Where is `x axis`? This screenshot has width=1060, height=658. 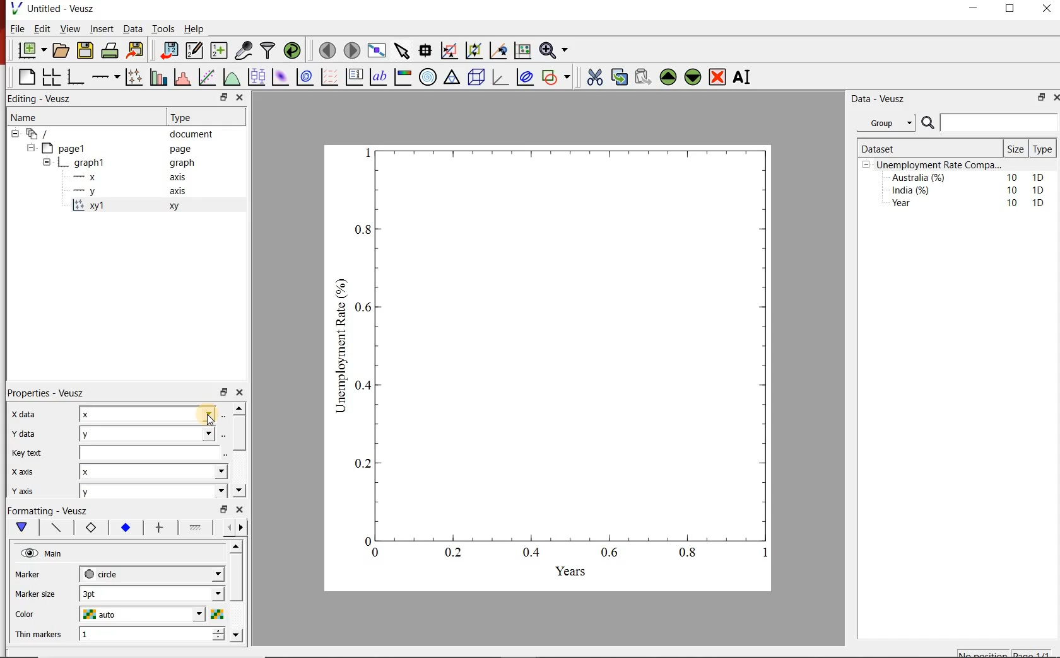 x axis is located at coordinates (23, 471).